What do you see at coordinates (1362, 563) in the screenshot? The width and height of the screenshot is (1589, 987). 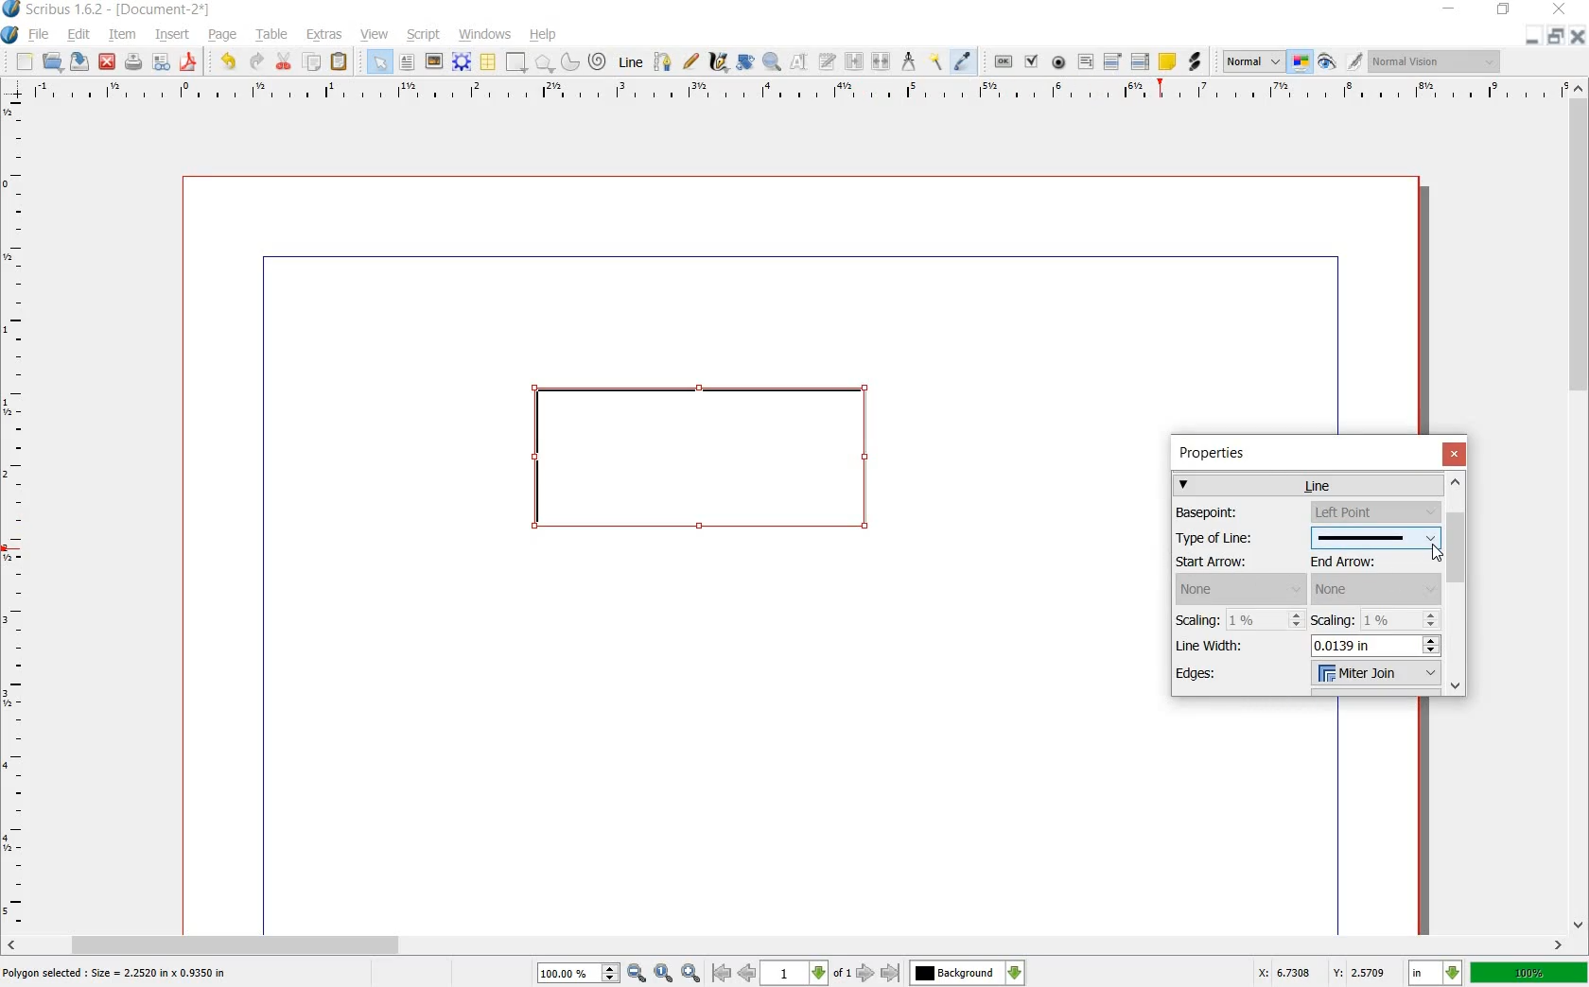 I see `End Arrow:` at bounding box center [1362, 563].